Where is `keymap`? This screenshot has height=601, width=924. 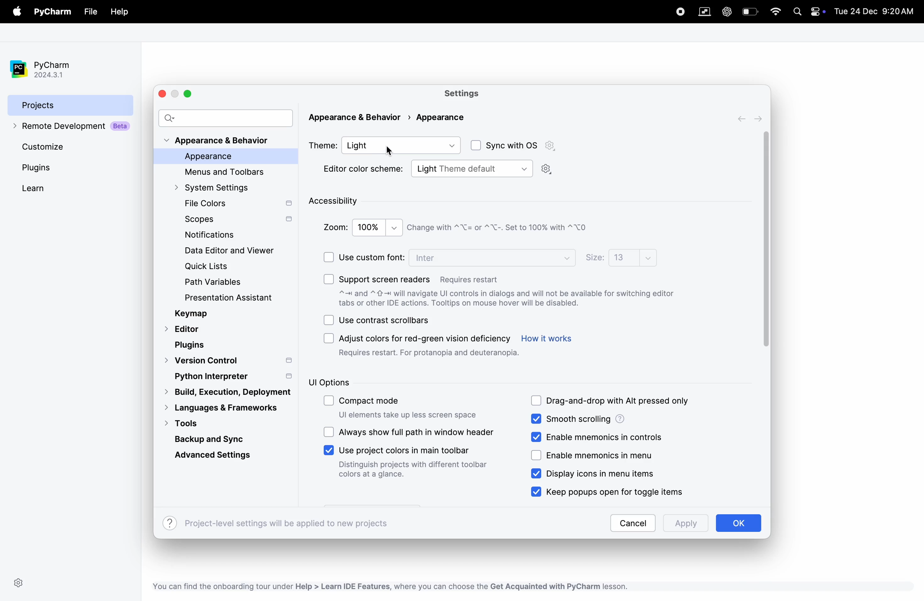 keymap is located at coordinates (193, 314).